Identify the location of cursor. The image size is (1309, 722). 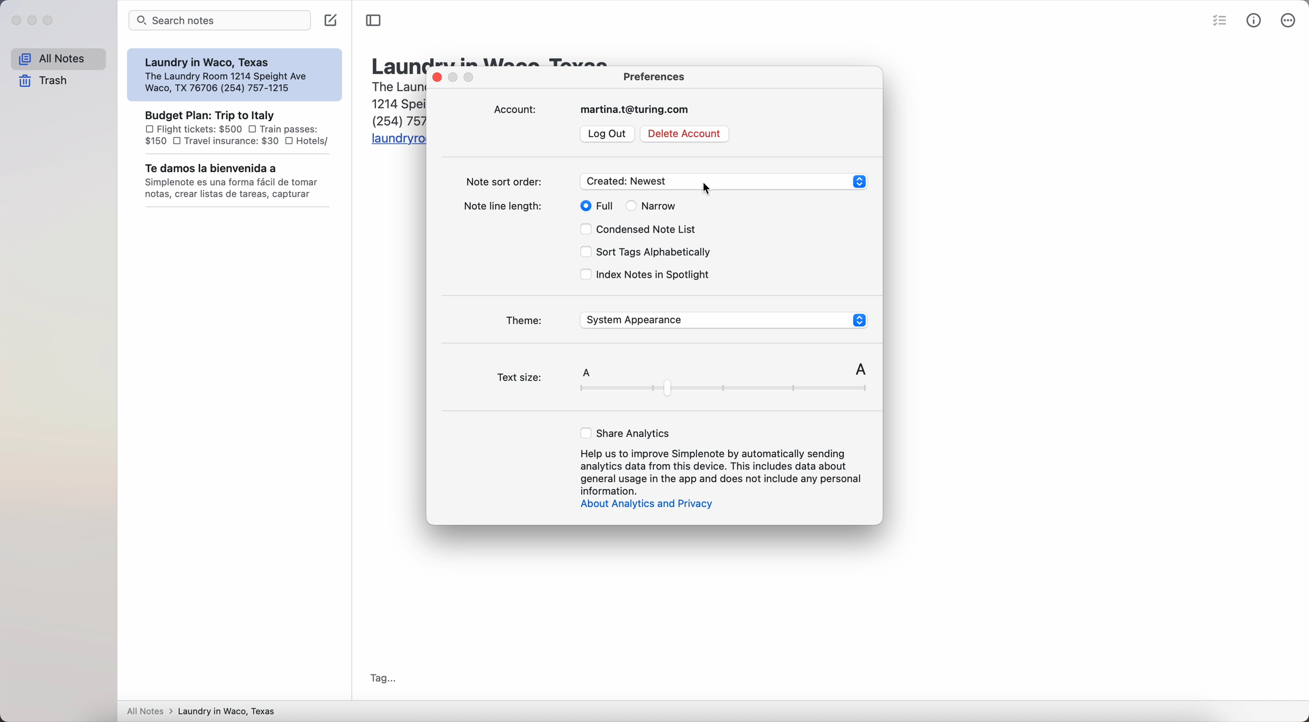
(709, 191).